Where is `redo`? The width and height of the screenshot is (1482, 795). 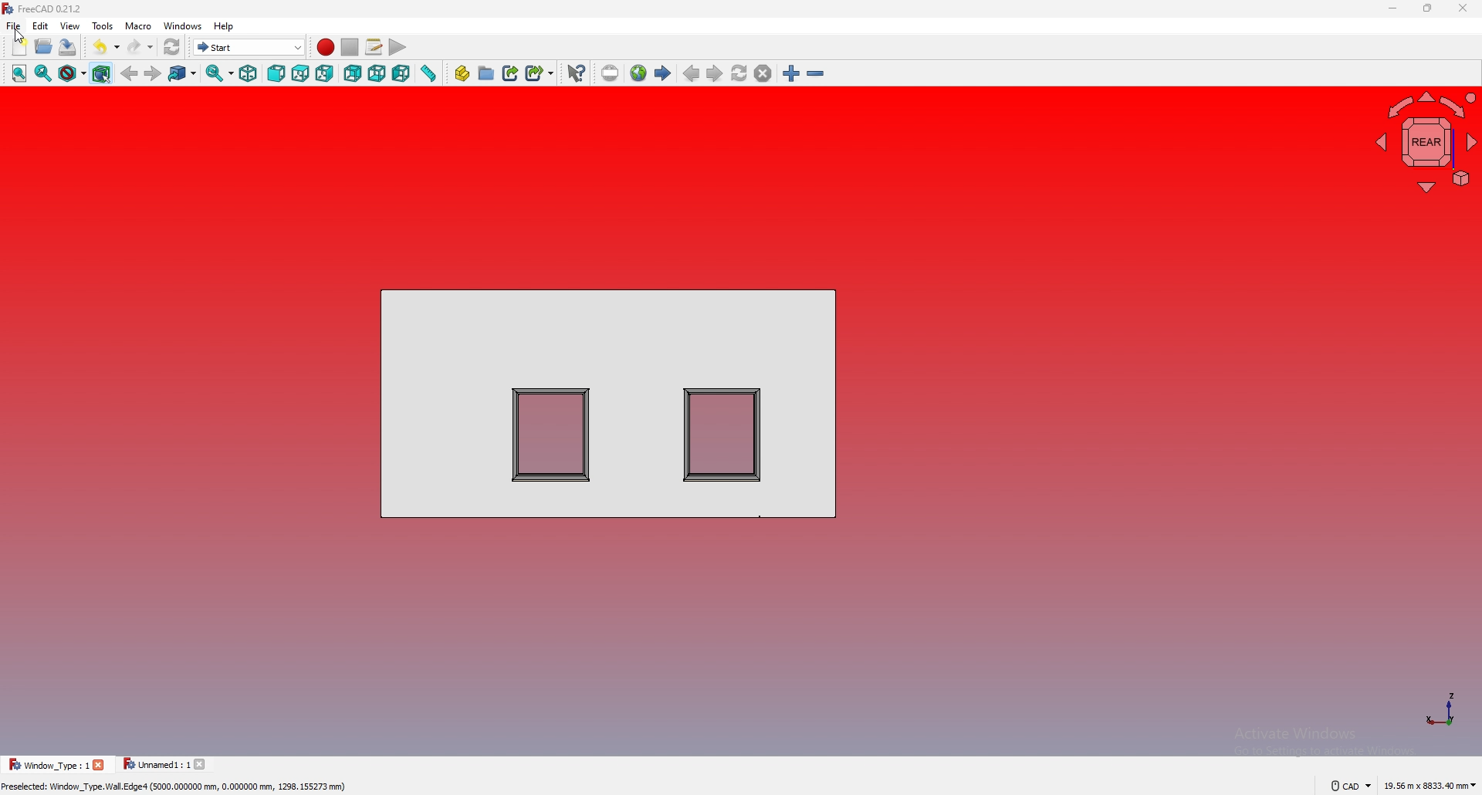 redo is located at coordinates (140, 46).